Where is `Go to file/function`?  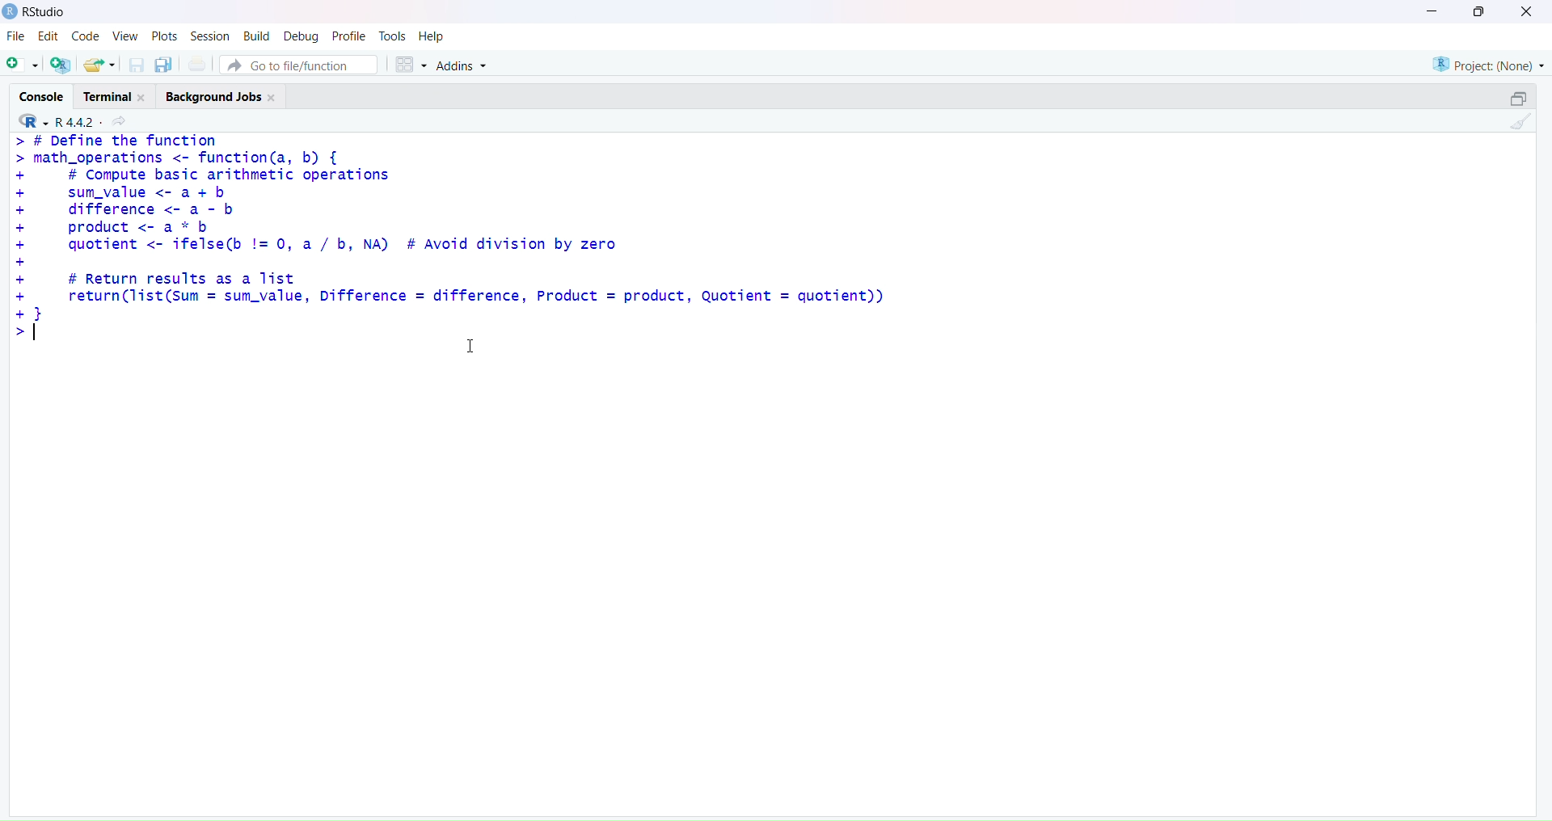 Go to file/function is located at coordinates (300, 64).